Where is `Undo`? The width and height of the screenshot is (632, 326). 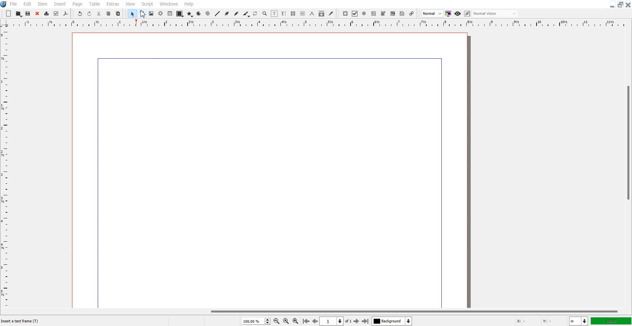 Undo is located at coordinates (80, 14).